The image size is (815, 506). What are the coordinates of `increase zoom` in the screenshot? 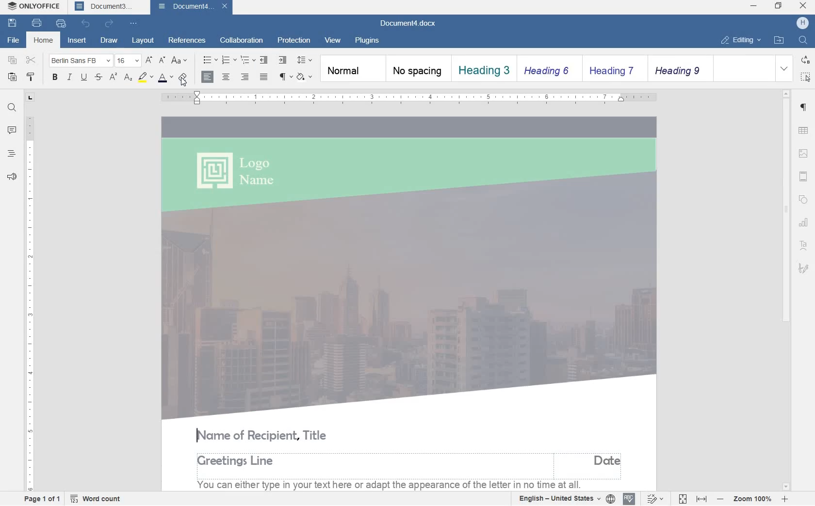 It's located at (787, 498).